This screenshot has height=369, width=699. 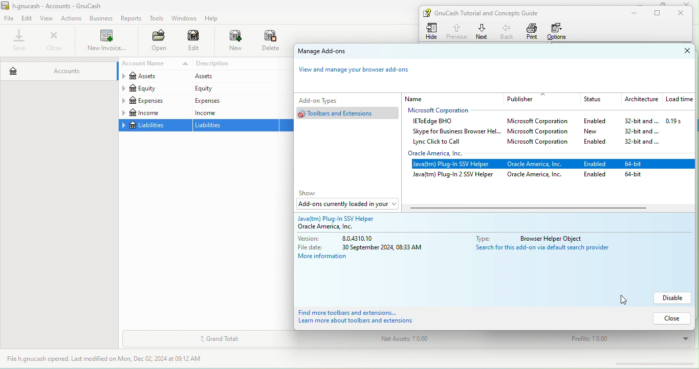 What do you see at coordinates (598, 100) in the screenshot?
I see `status` at bounding box center [598, 100].